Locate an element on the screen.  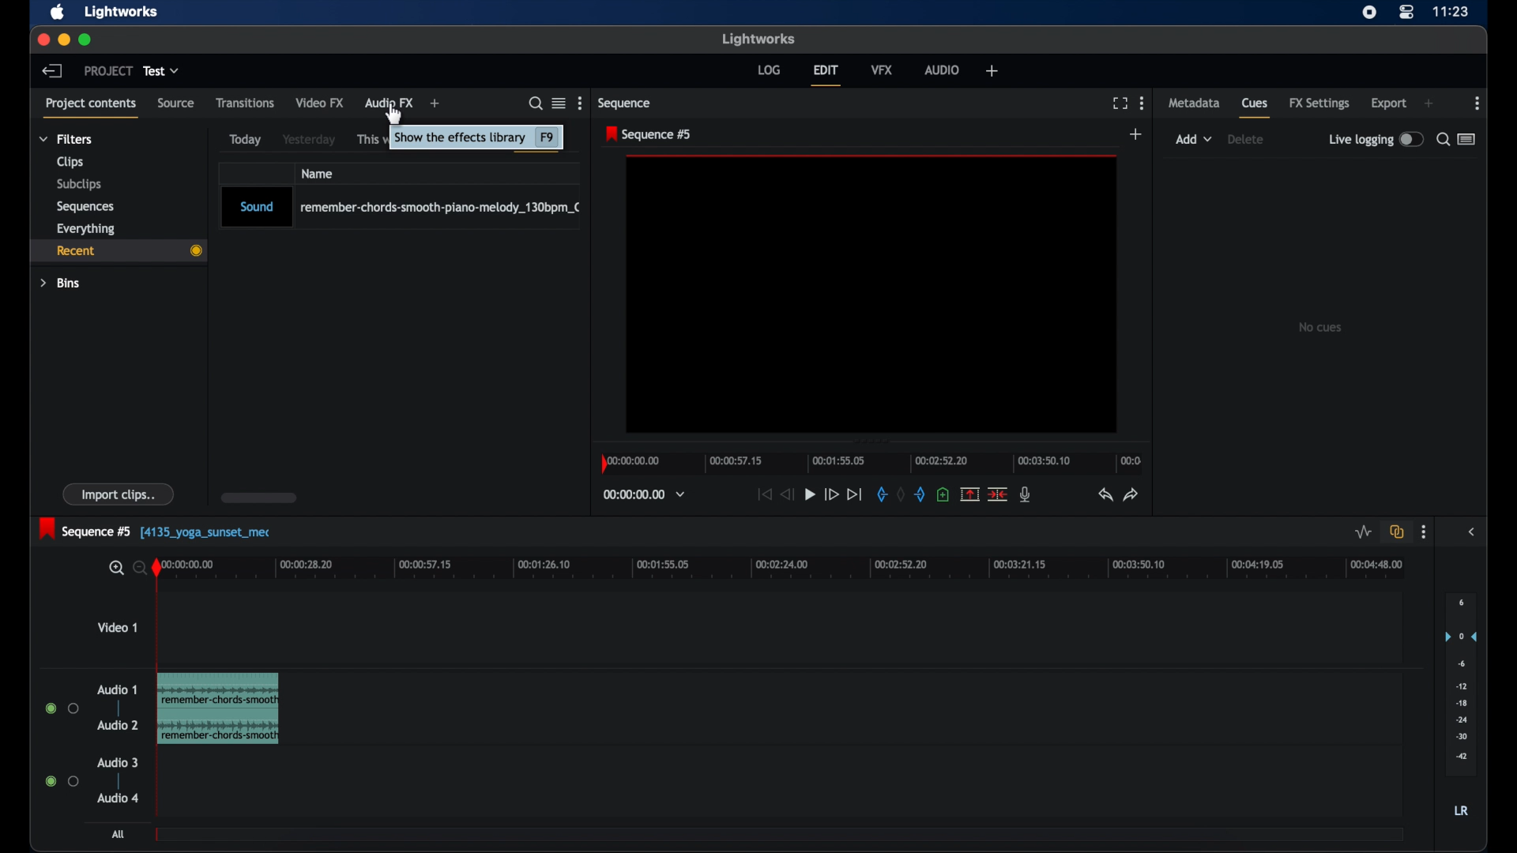
fast forward is located at coordinates (831, 496).